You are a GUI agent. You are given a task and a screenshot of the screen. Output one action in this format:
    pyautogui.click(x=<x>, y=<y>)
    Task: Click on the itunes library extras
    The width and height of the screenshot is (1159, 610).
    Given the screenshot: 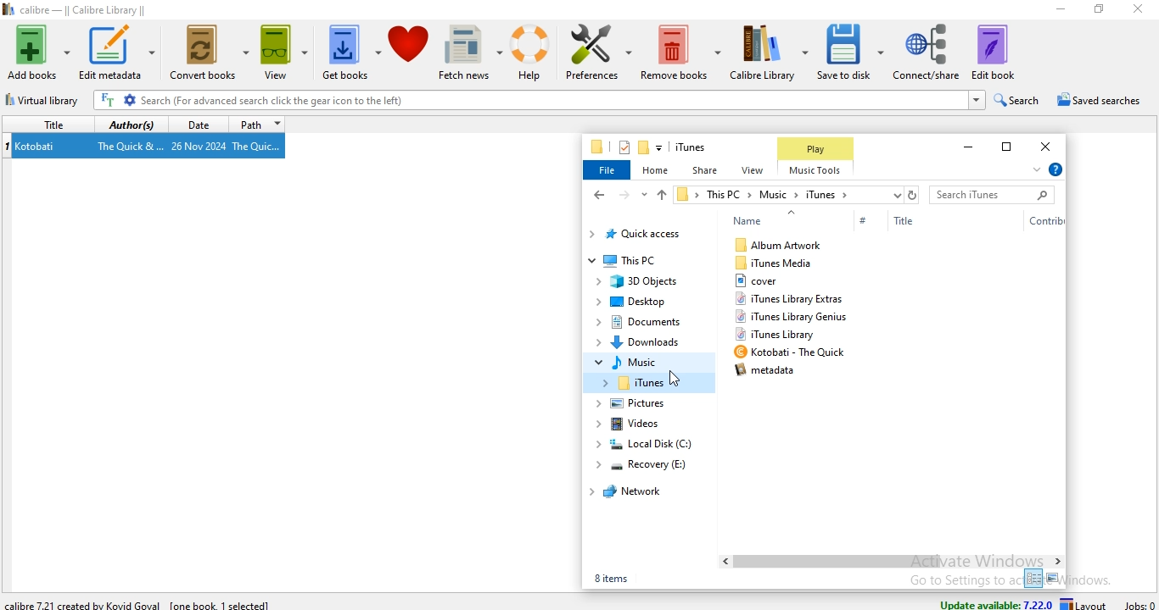 What is the action you would take?
    pyautogui.click(x=791, y=282)
    